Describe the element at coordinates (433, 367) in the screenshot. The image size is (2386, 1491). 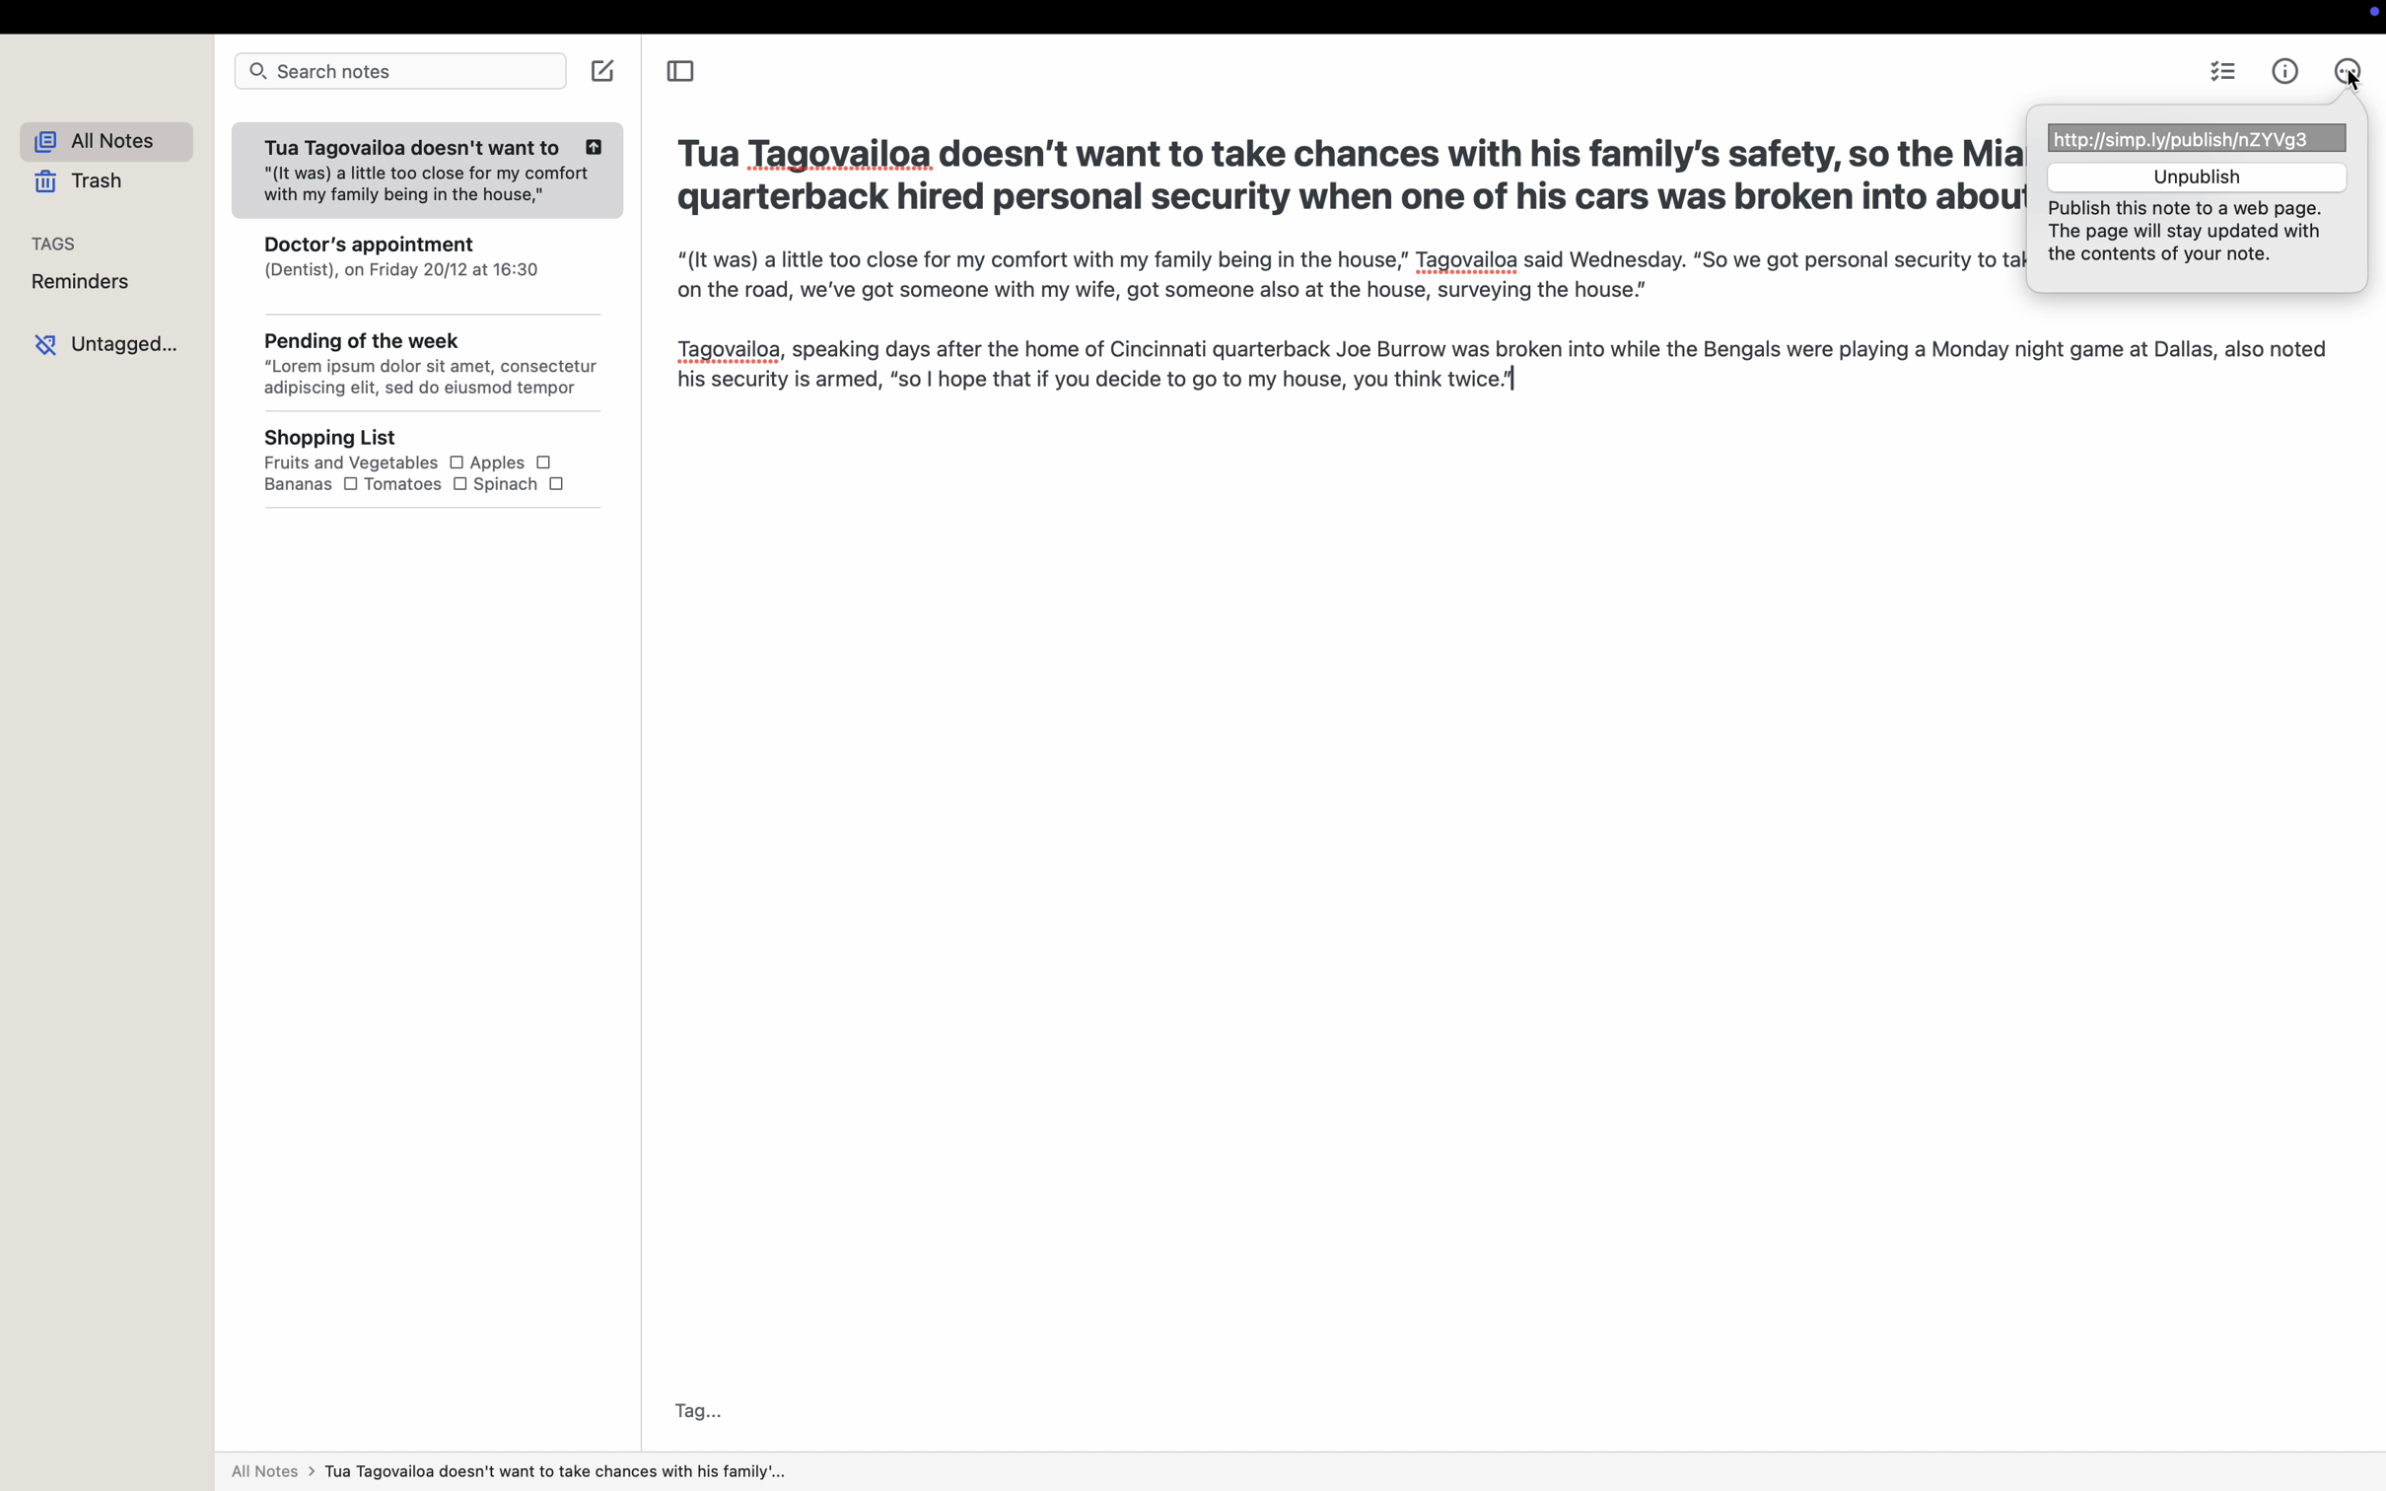
I see `Pending of the week
“Lorem ipsum dolor sit amet, consectetur
adipiscing elit, sed do eiusmod tempor` at that location.